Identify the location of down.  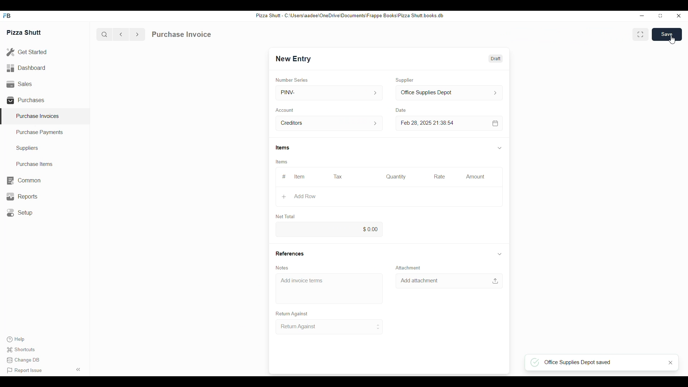
(499, 254).